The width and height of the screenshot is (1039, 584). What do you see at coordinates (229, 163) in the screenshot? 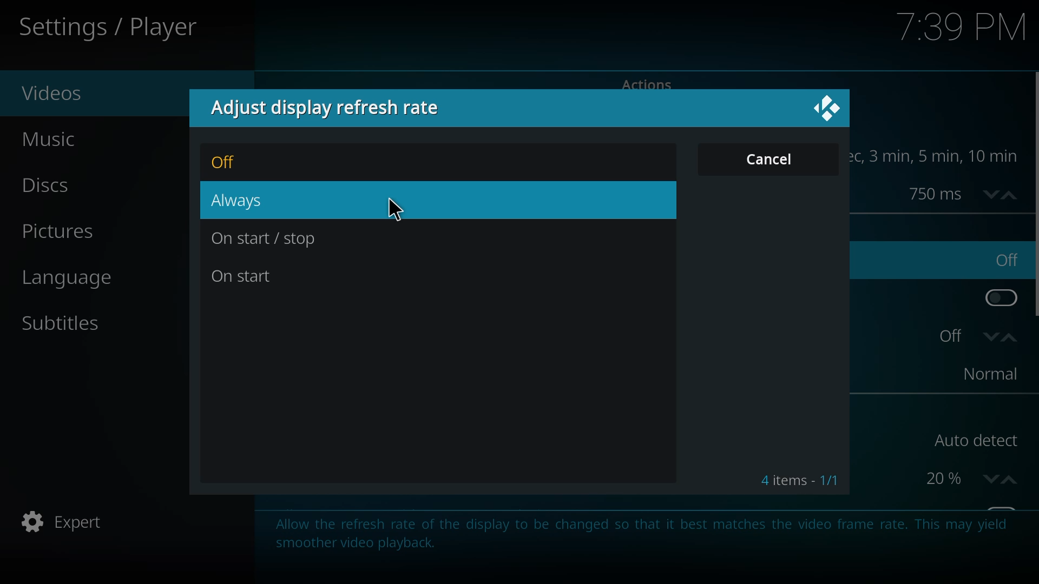
I see `off` at bounding box center [229, 163].